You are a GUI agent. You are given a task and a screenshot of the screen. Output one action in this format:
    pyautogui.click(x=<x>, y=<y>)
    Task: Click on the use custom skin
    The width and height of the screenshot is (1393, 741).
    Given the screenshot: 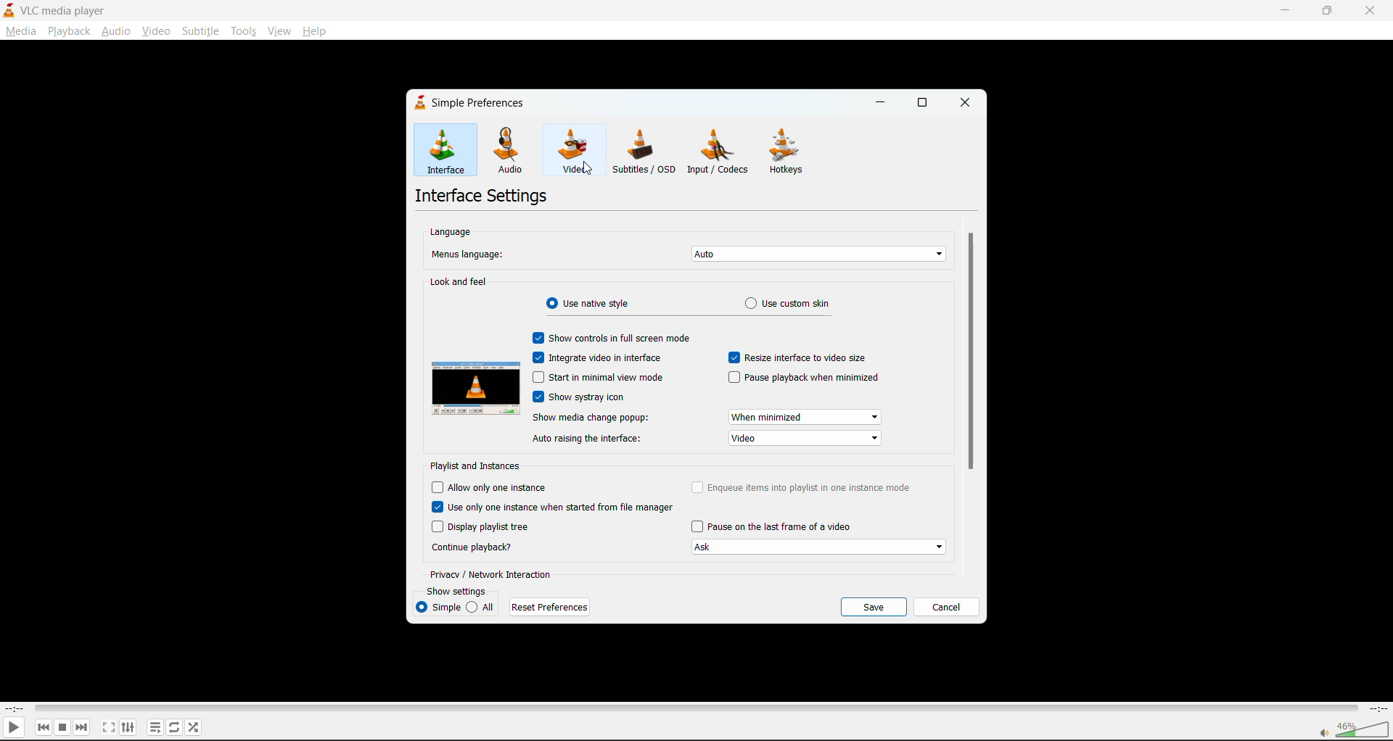 What is the action you would take?
    pyautogui.click(x=797, y=304)
    